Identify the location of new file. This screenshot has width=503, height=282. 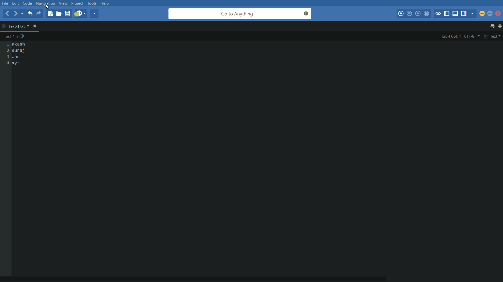
(50, 14).